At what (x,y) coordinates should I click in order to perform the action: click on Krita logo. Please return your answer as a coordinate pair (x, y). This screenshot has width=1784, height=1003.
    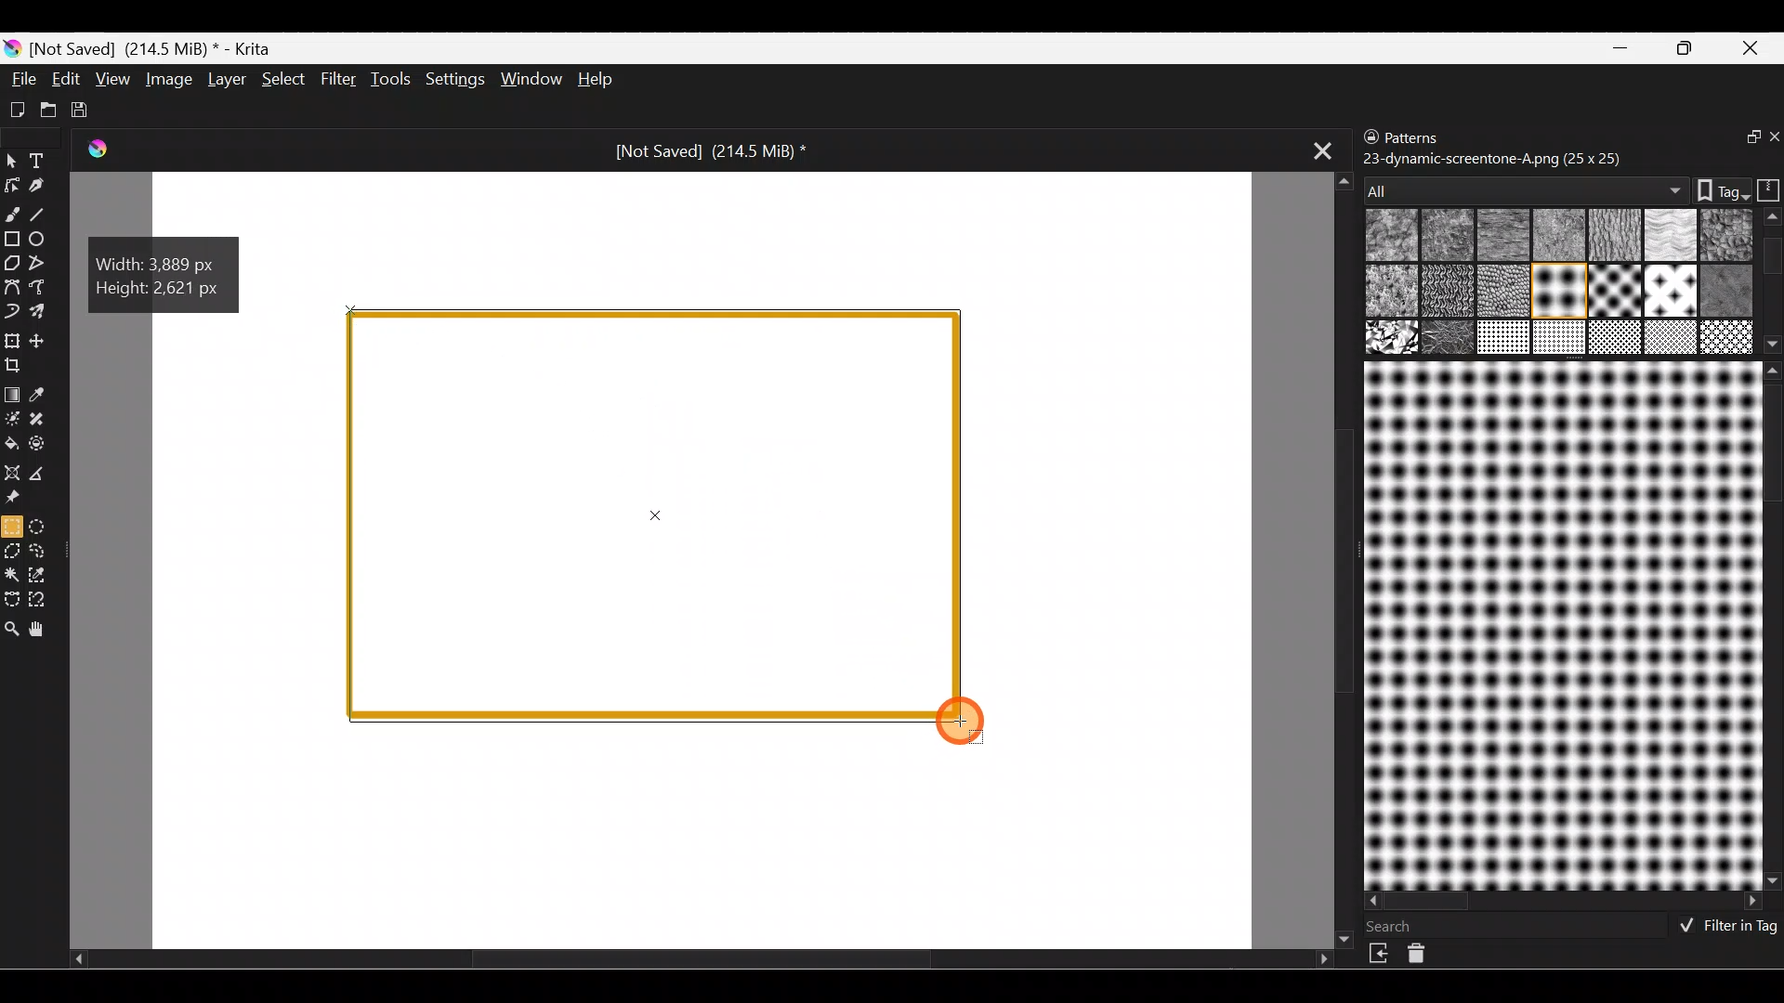
    Looking at the image, I should click on (11, 49).